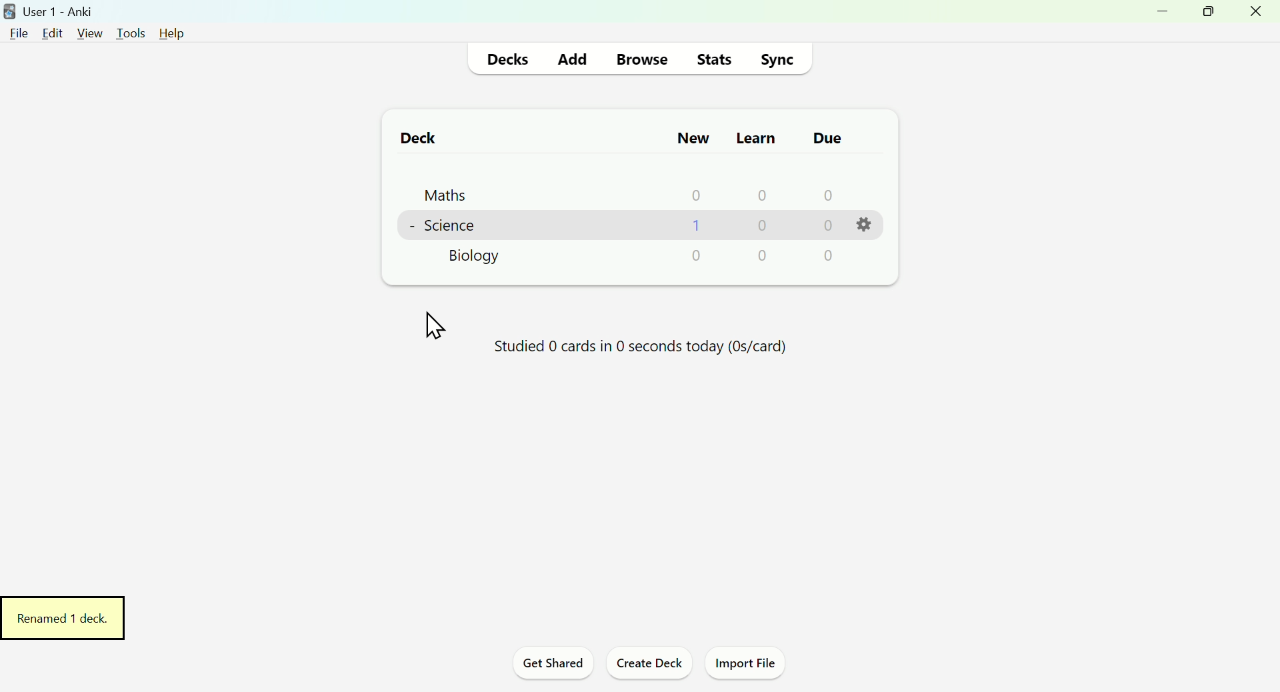  I want to click on Due, so click(823, 138).